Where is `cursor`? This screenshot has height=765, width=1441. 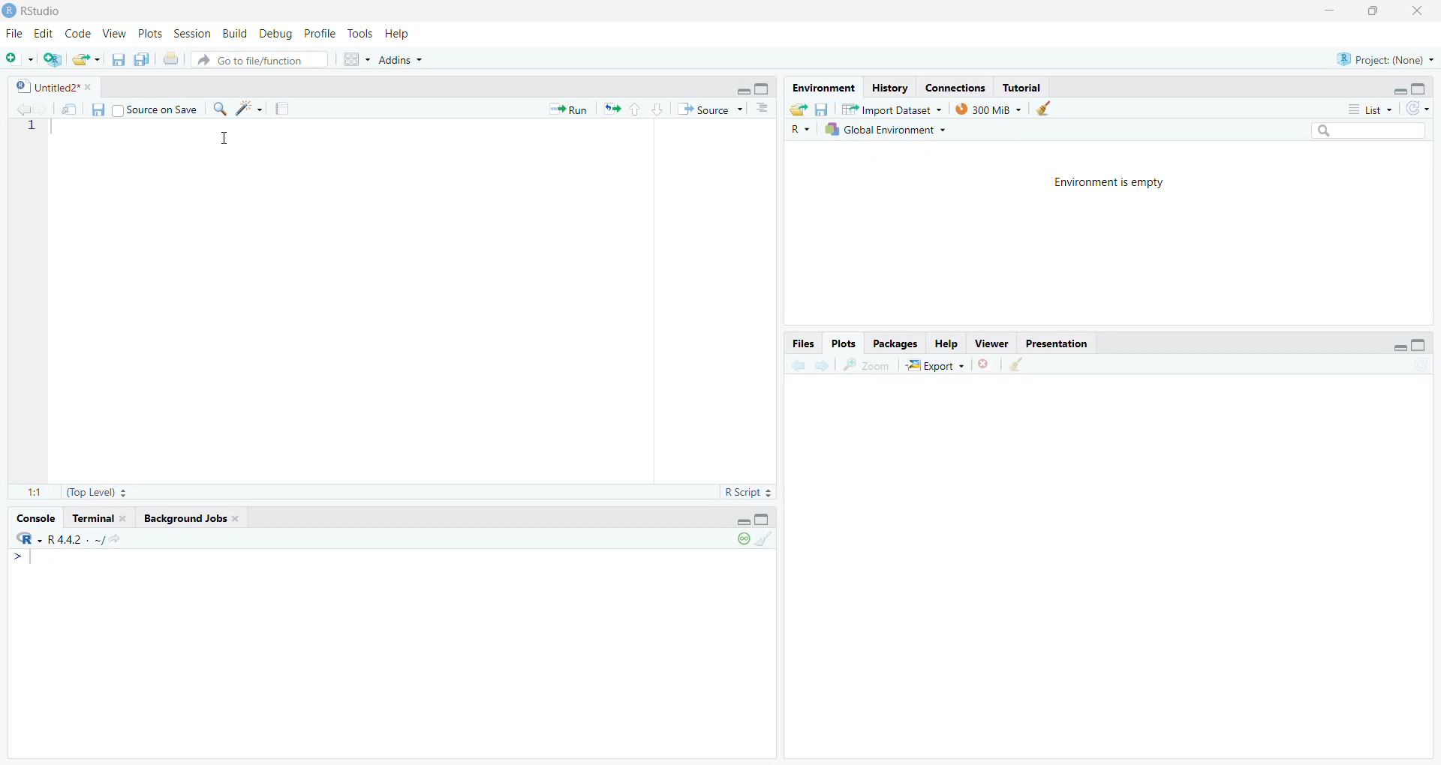 cursor is located at coordinates (226, 140).